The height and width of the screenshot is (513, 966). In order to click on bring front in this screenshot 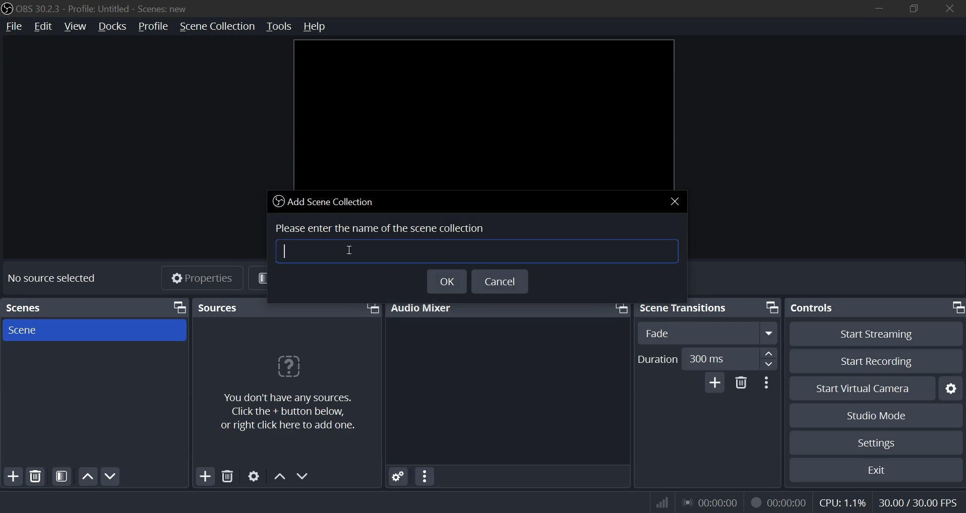, I will do `click(770, 307)`.